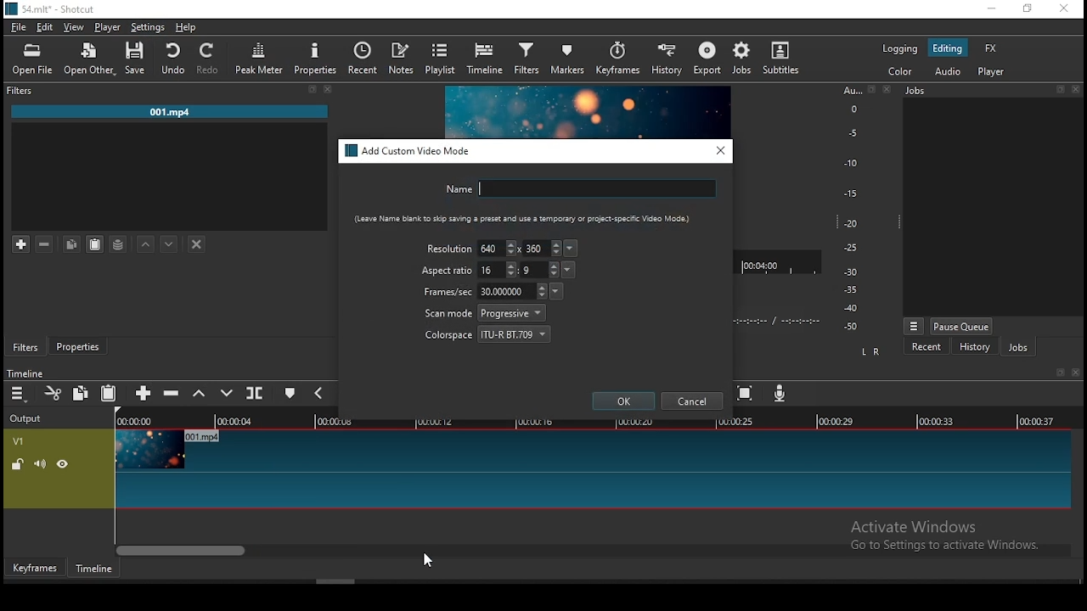  Describe the element at coordinates (17, 441) in the screenshot. I see `V1` at that location.